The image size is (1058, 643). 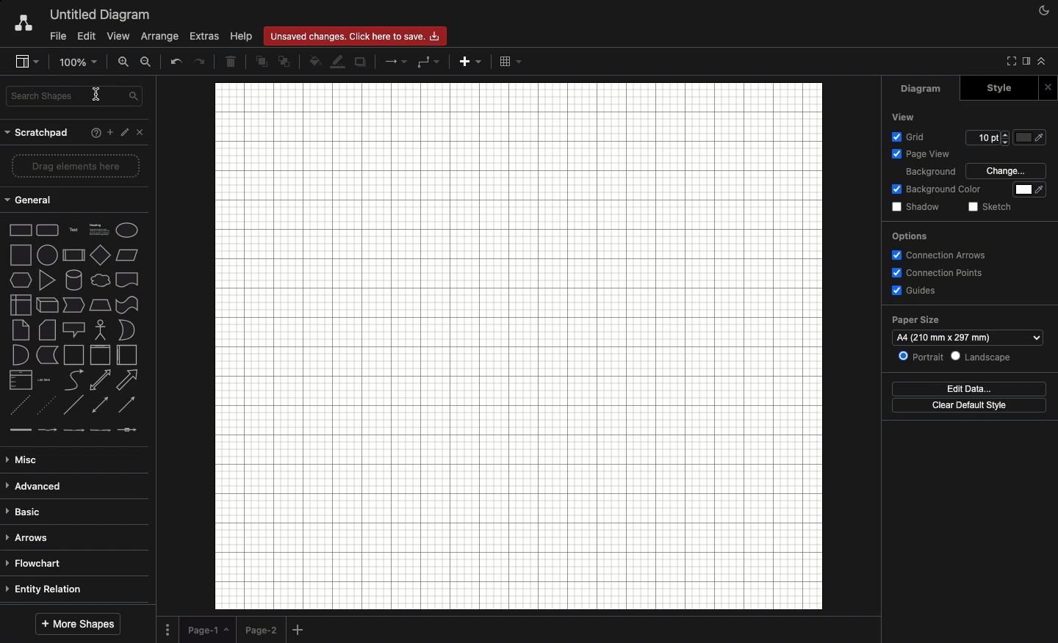 What do you see at coordinates (361, 62) in the screenshot?
I see `Duplicate` at bounding box center [361, 62].